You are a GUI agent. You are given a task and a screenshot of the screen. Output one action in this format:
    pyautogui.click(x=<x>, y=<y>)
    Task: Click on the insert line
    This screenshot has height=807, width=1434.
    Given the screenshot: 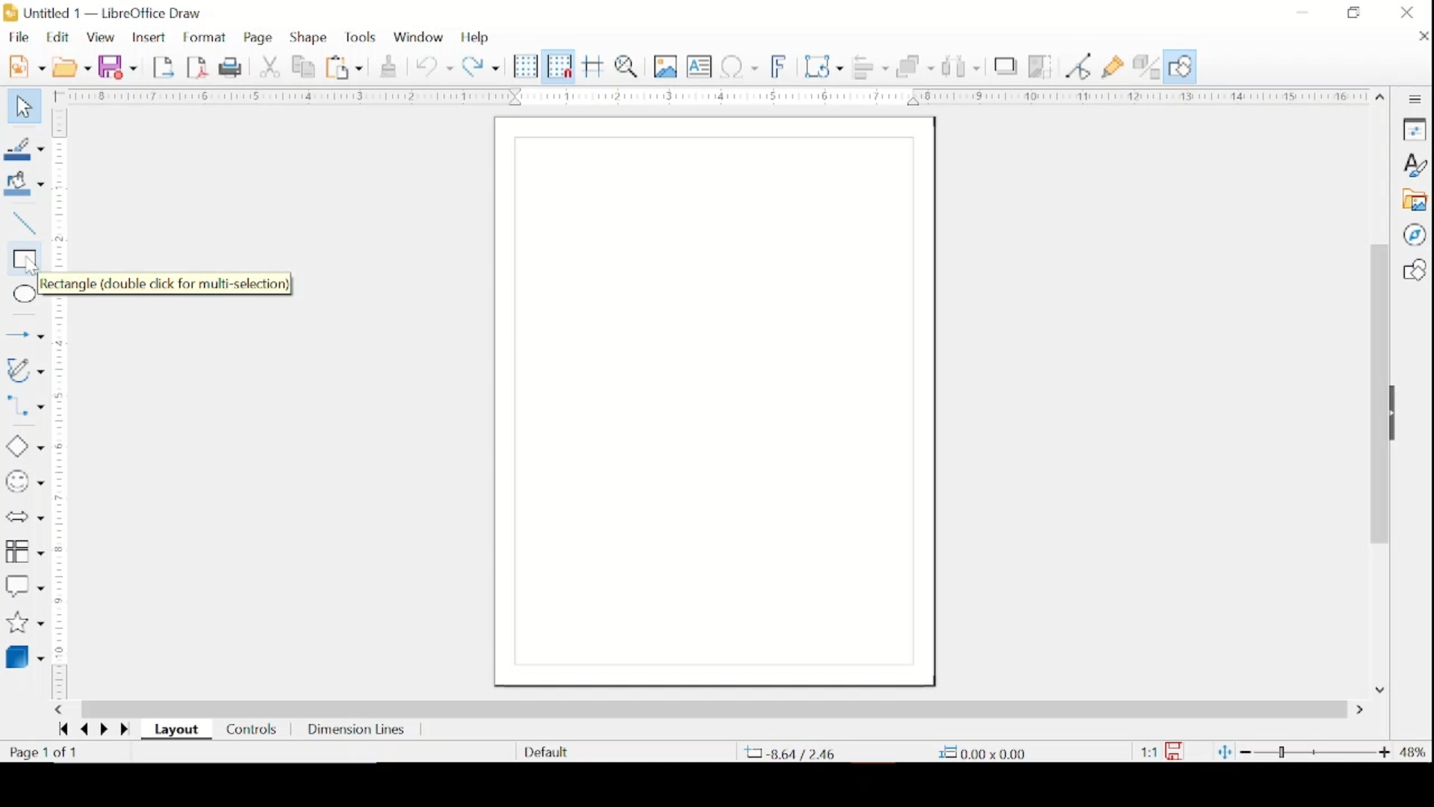 What is the action you would take?
    pyautogui.click(x=25, y=336)
    